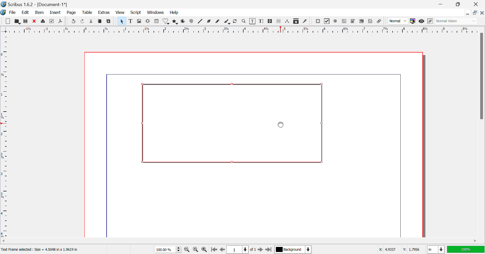  Describe the element at coordinates (412, 249) in the screenshot. I see `Y: 1.7956` at that location.